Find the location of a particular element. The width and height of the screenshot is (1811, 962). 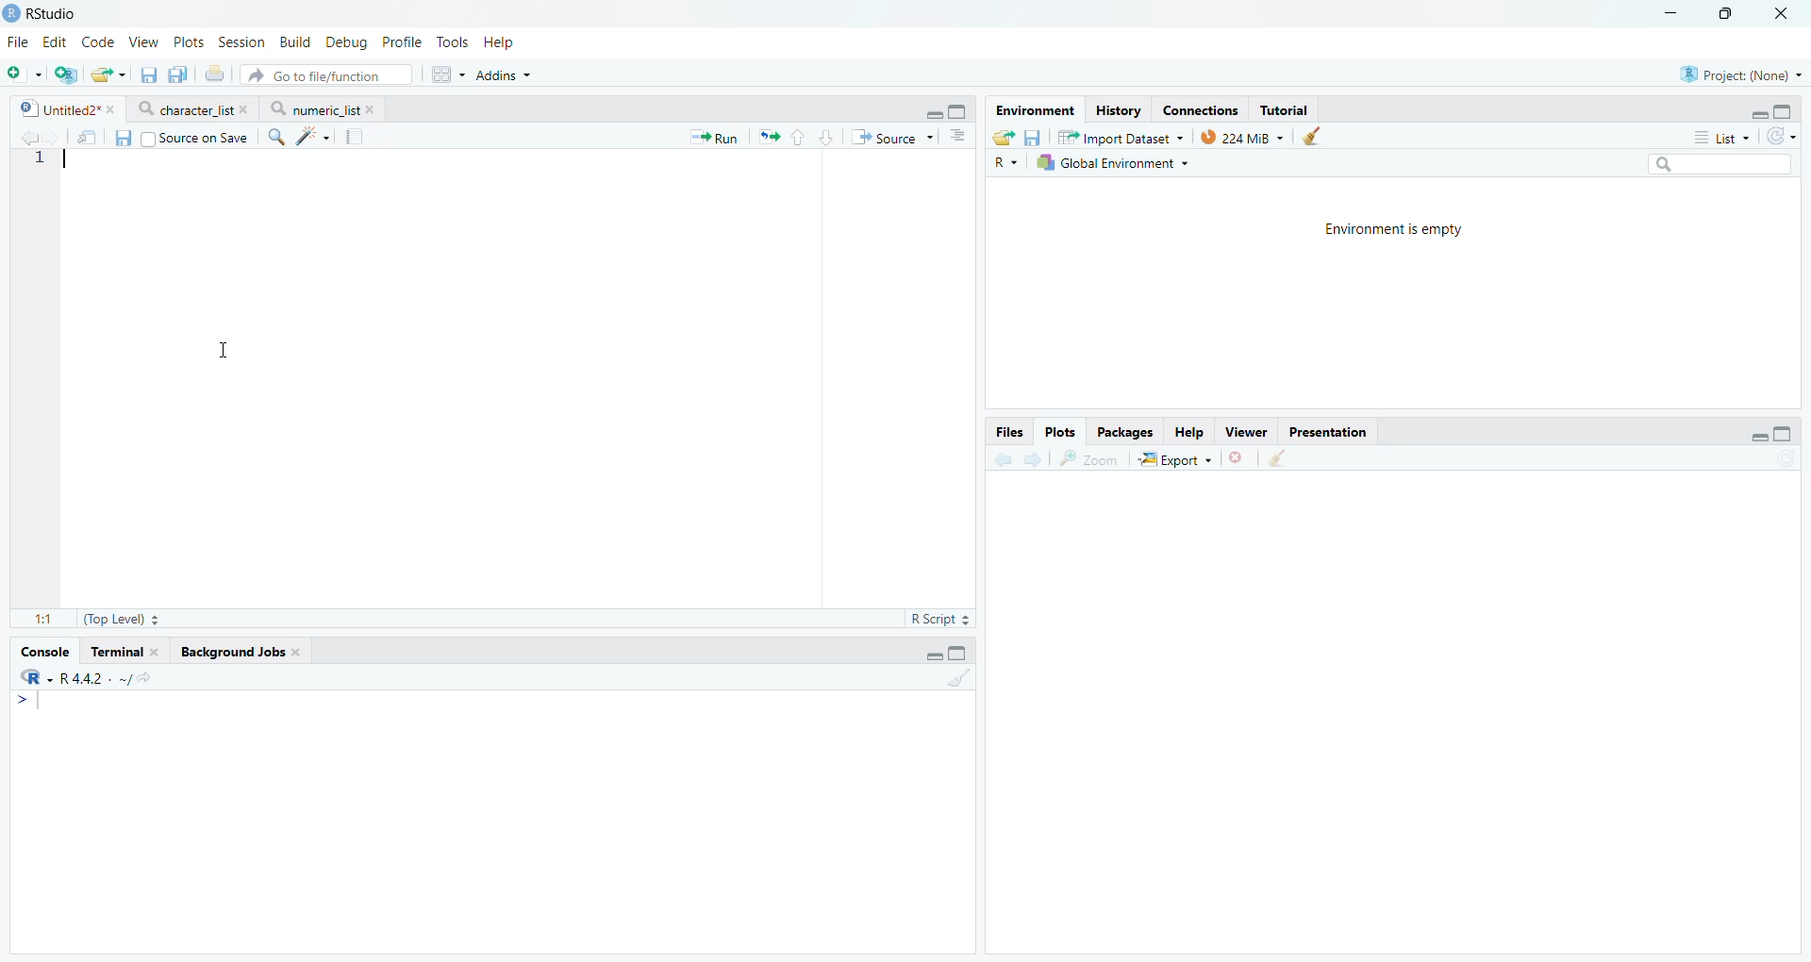

Open existing file is located at coordinates (107, 75).